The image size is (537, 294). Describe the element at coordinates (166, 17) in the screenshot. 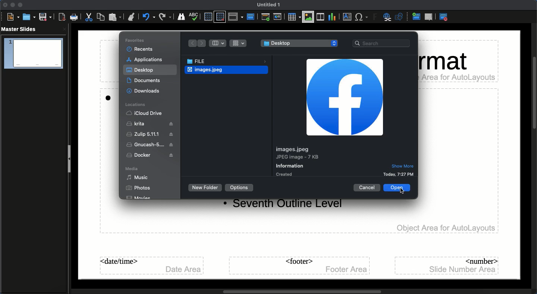

I see `Redo` at that location.